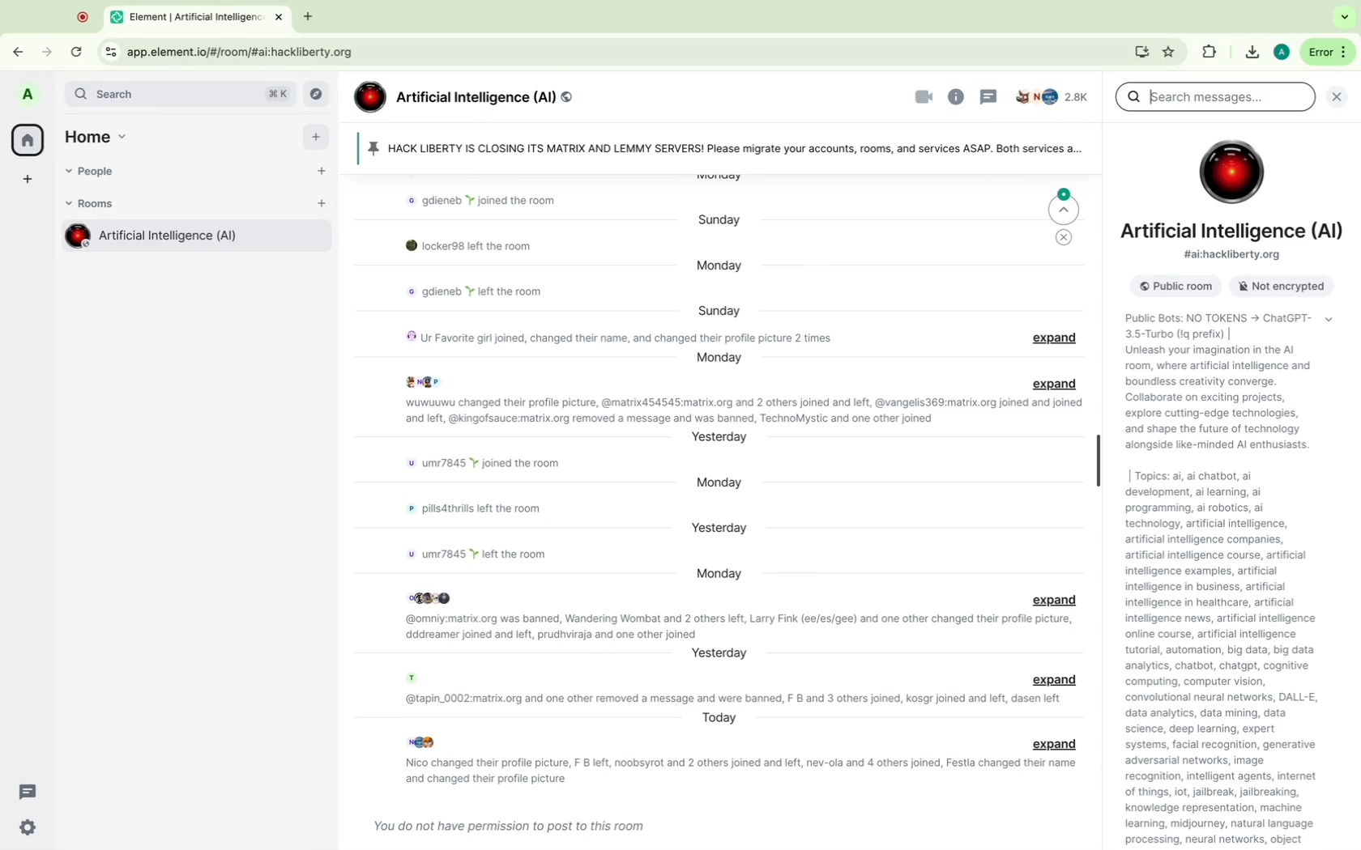 Image resolution: width=1361 pixels, height=850 pixels. What do you see at coordinates (621, 338) in the screenshot?
I see `message` at bounding box center [621, 338].